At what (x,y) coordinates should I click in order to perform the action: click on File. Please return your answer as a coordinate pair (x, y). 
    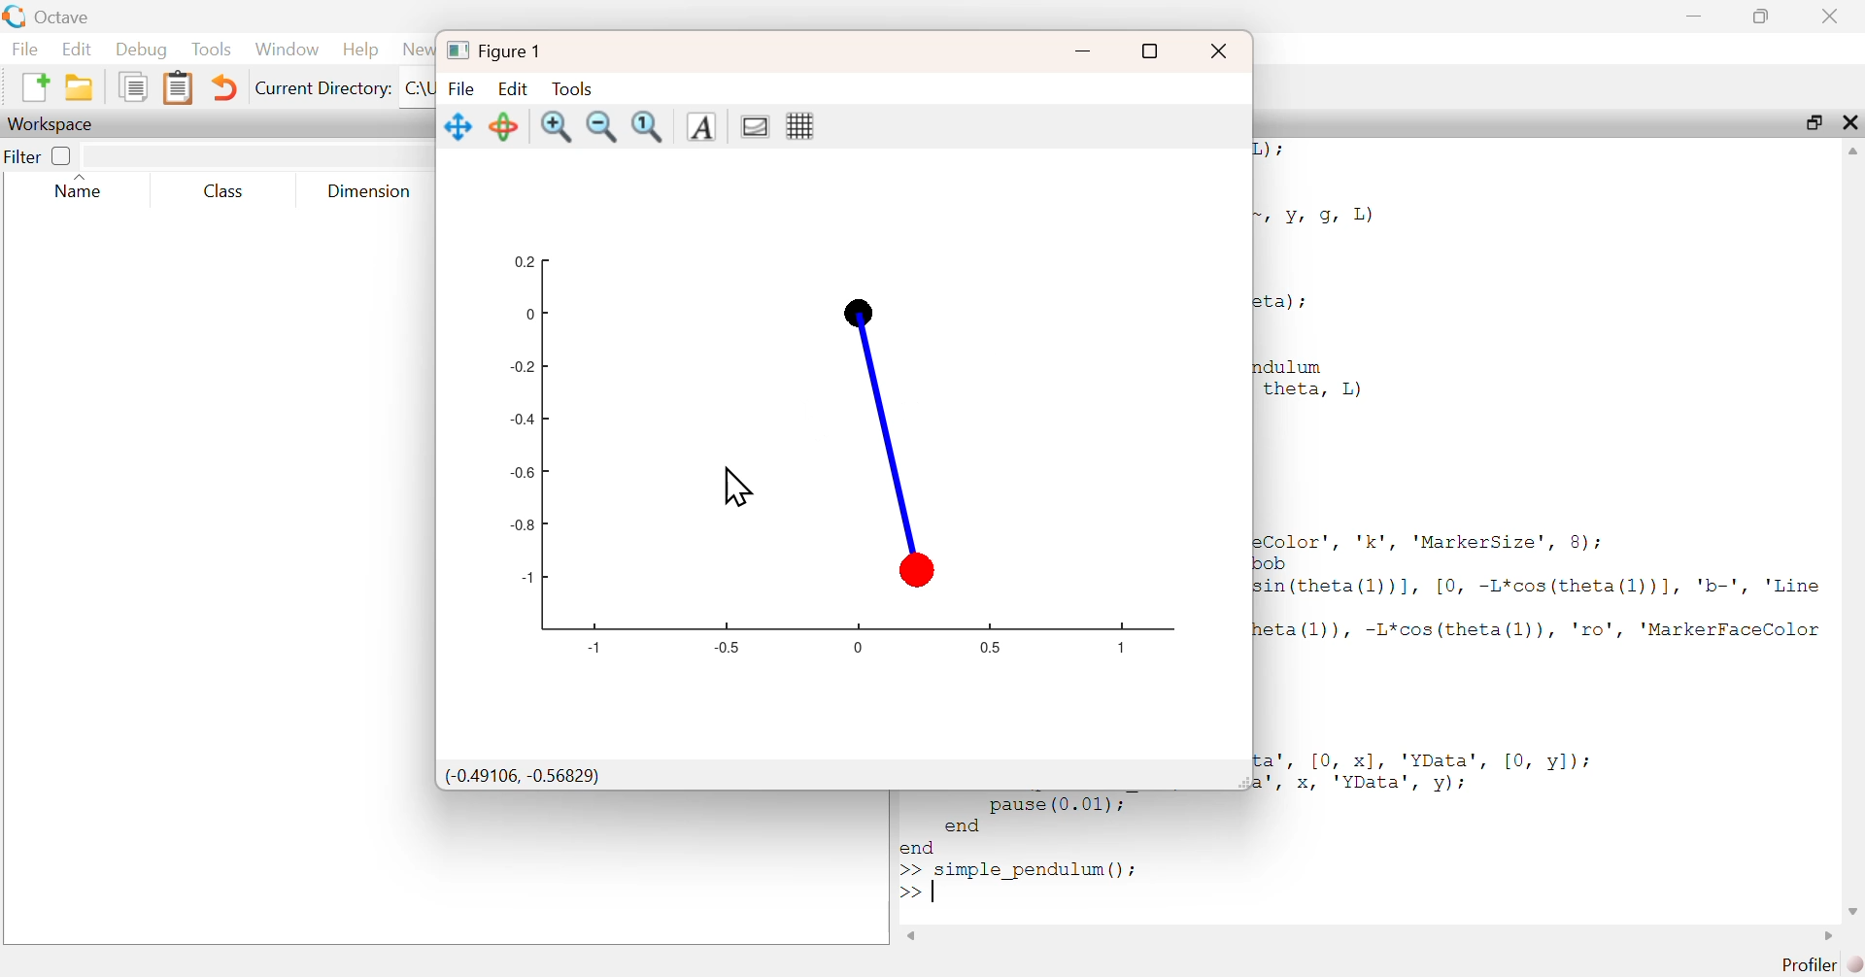
    Looking at the image, I should click on (466, 89).